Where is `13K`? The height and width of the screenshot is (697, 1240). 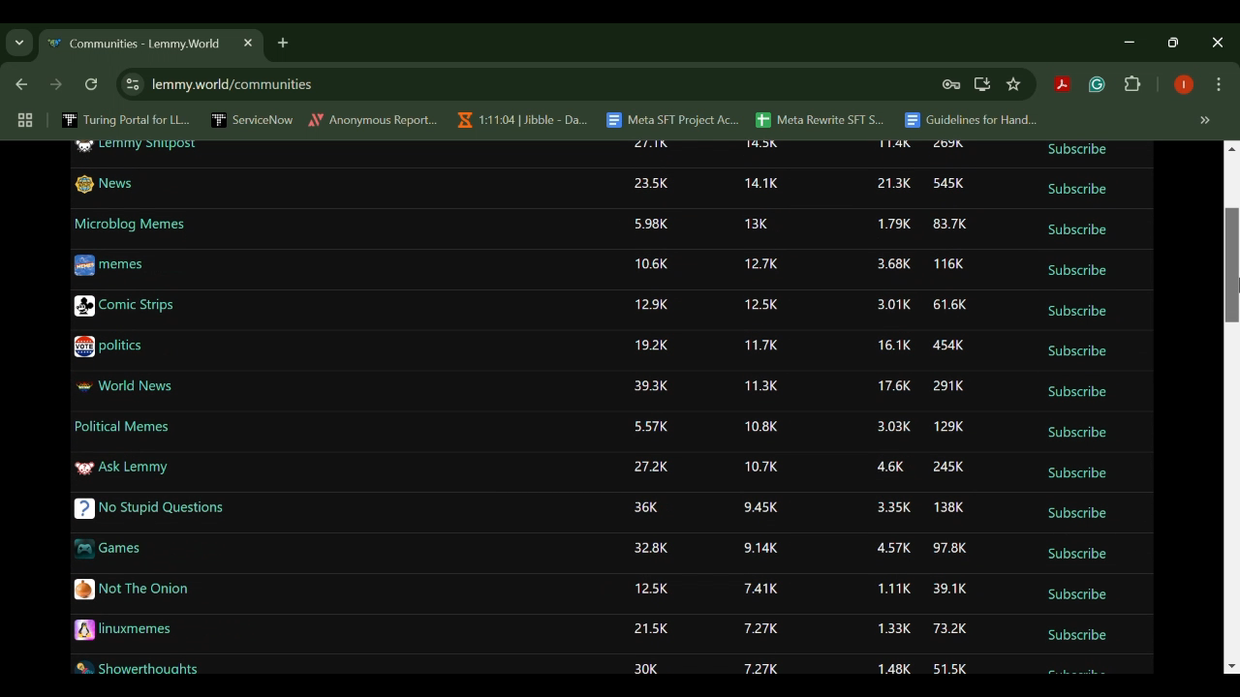 13K is located at coordinates (756, 224).